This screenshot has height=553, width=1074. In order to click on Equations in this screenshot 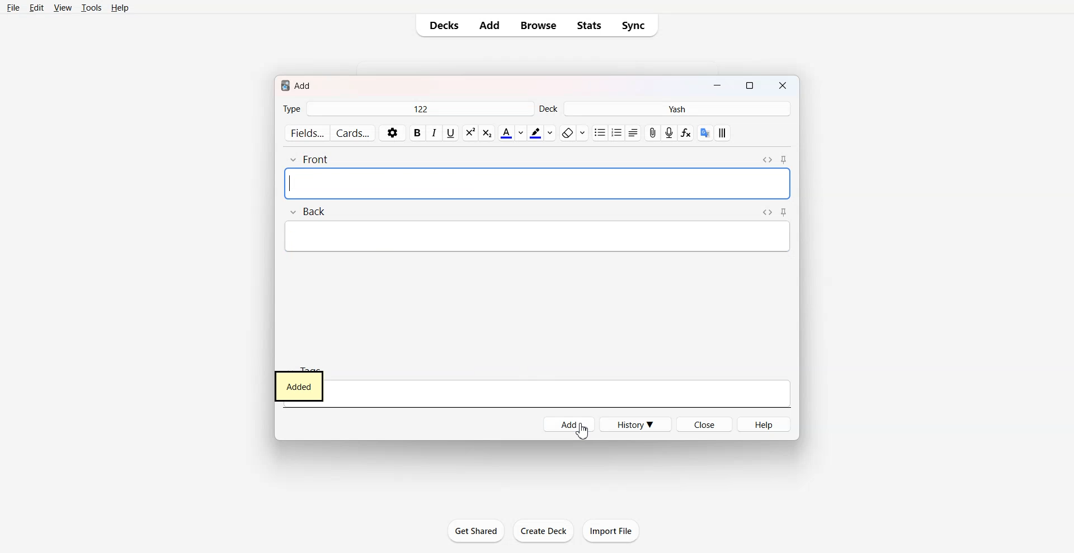, I will do `click(686, 133)`.